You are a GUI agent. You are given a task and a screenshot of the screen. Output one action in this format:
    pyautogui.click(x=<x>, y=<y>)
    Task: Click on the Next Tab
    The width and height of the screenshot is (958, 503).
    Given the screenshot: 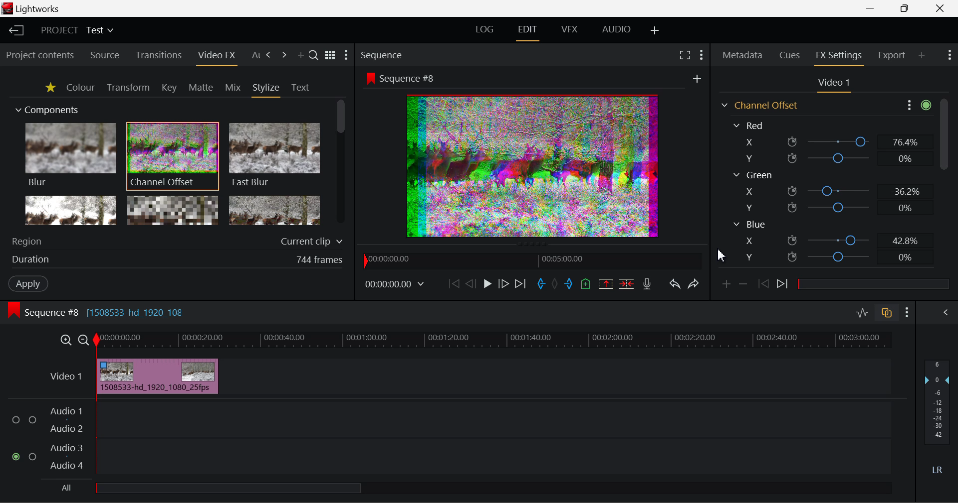 What is the action you would take?
    pyautogui.click(x=284, y=55)
    